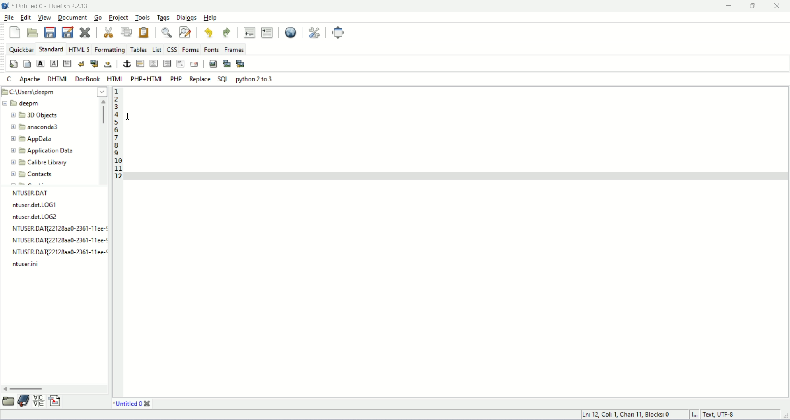 The height and width of the screenshot is (420, 790). Describe the element at coordinates (116, 134) in the screenshot. I see `line number` at that location.